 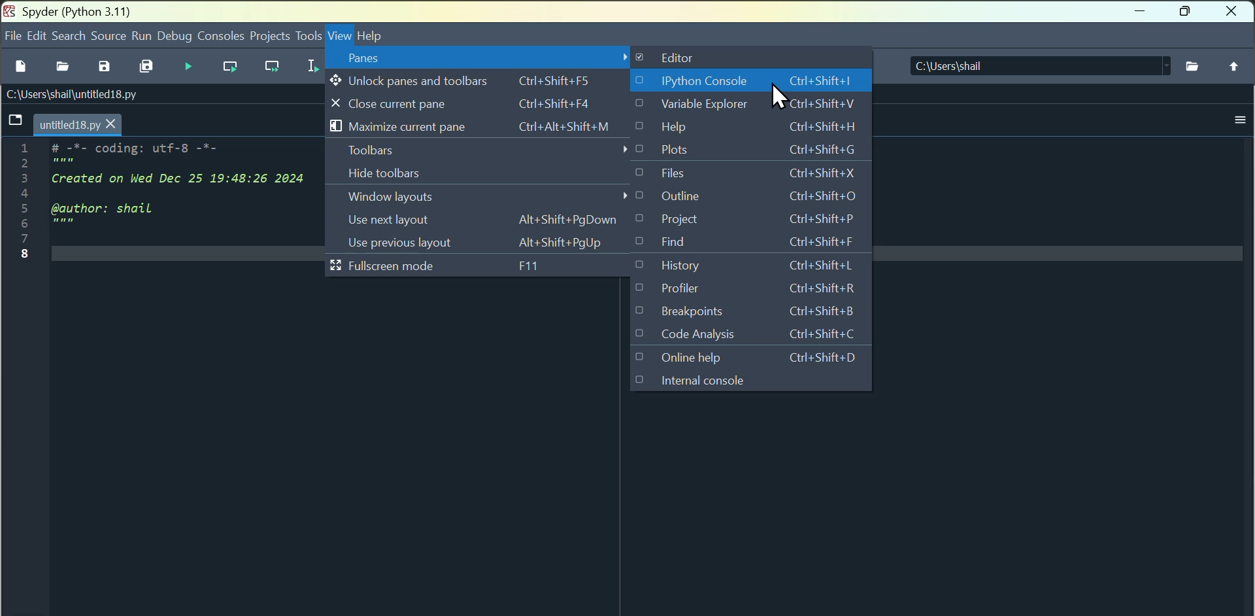 What do you see at coordinates (751, 288) in the screenshot?
I see `Profiler` at bounding box center [751, 288].